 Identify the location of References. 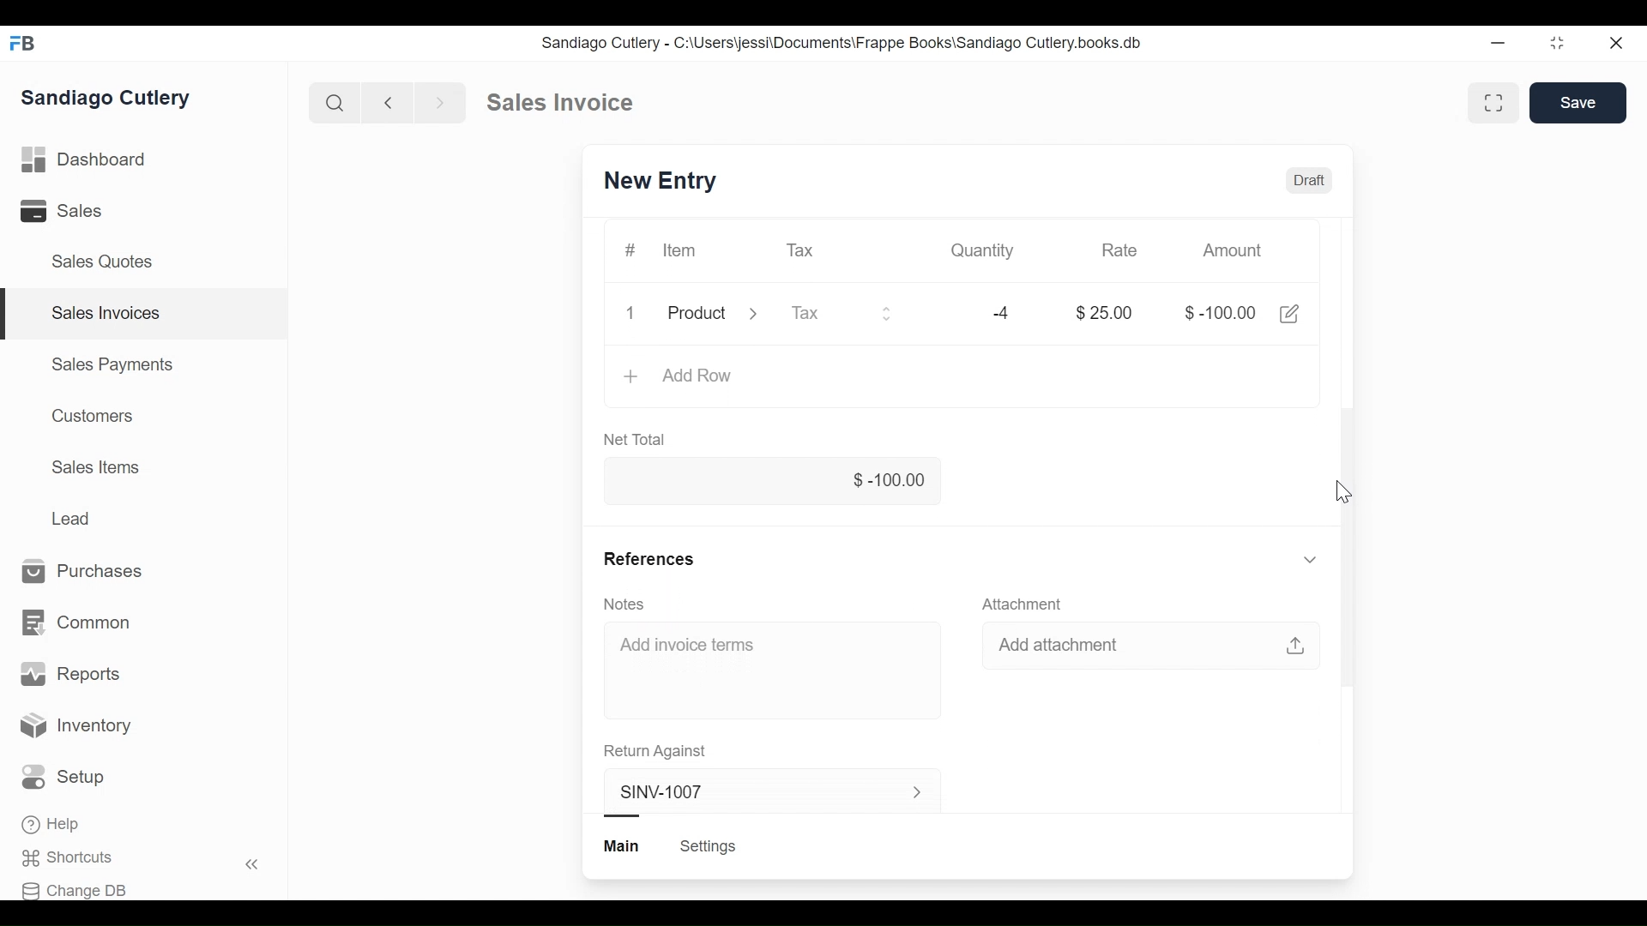
(963, 558).